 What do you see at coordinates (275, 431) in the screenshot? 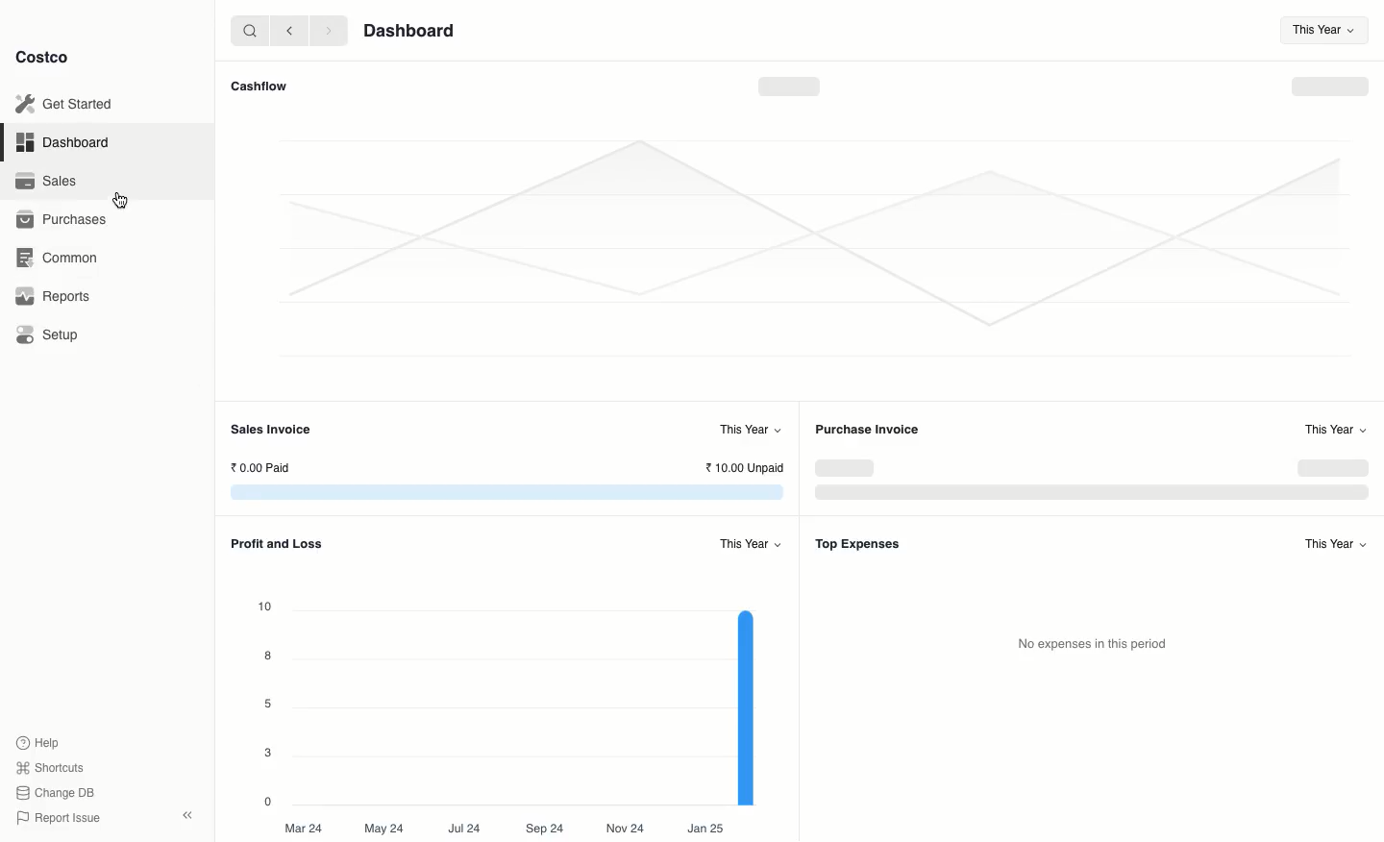
I see `Sales Invoice` at bounding box center [275, 431].